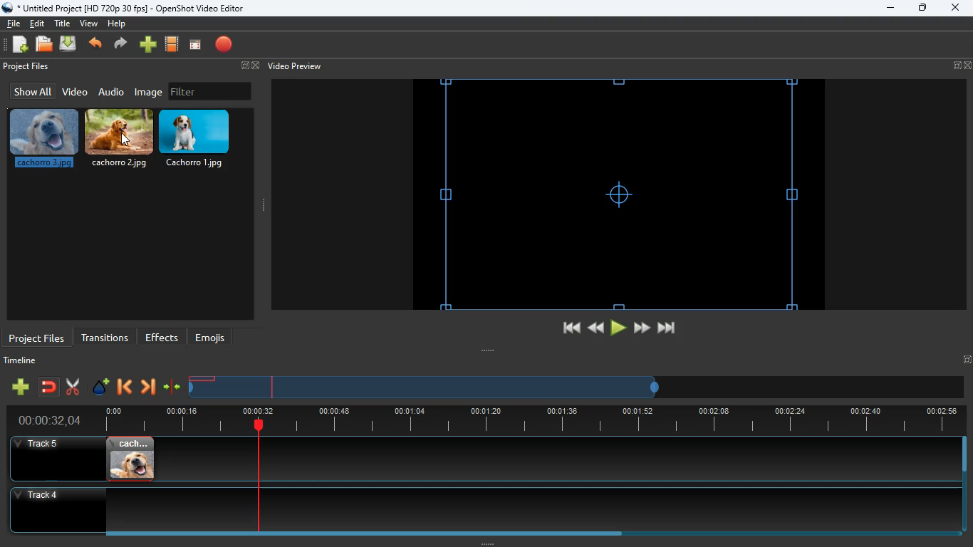 This screenshot has width=973, height=547. What do you see at coordinates (147, 388) in the screenshot?
I see `forward` at bounding box center [147, 388].